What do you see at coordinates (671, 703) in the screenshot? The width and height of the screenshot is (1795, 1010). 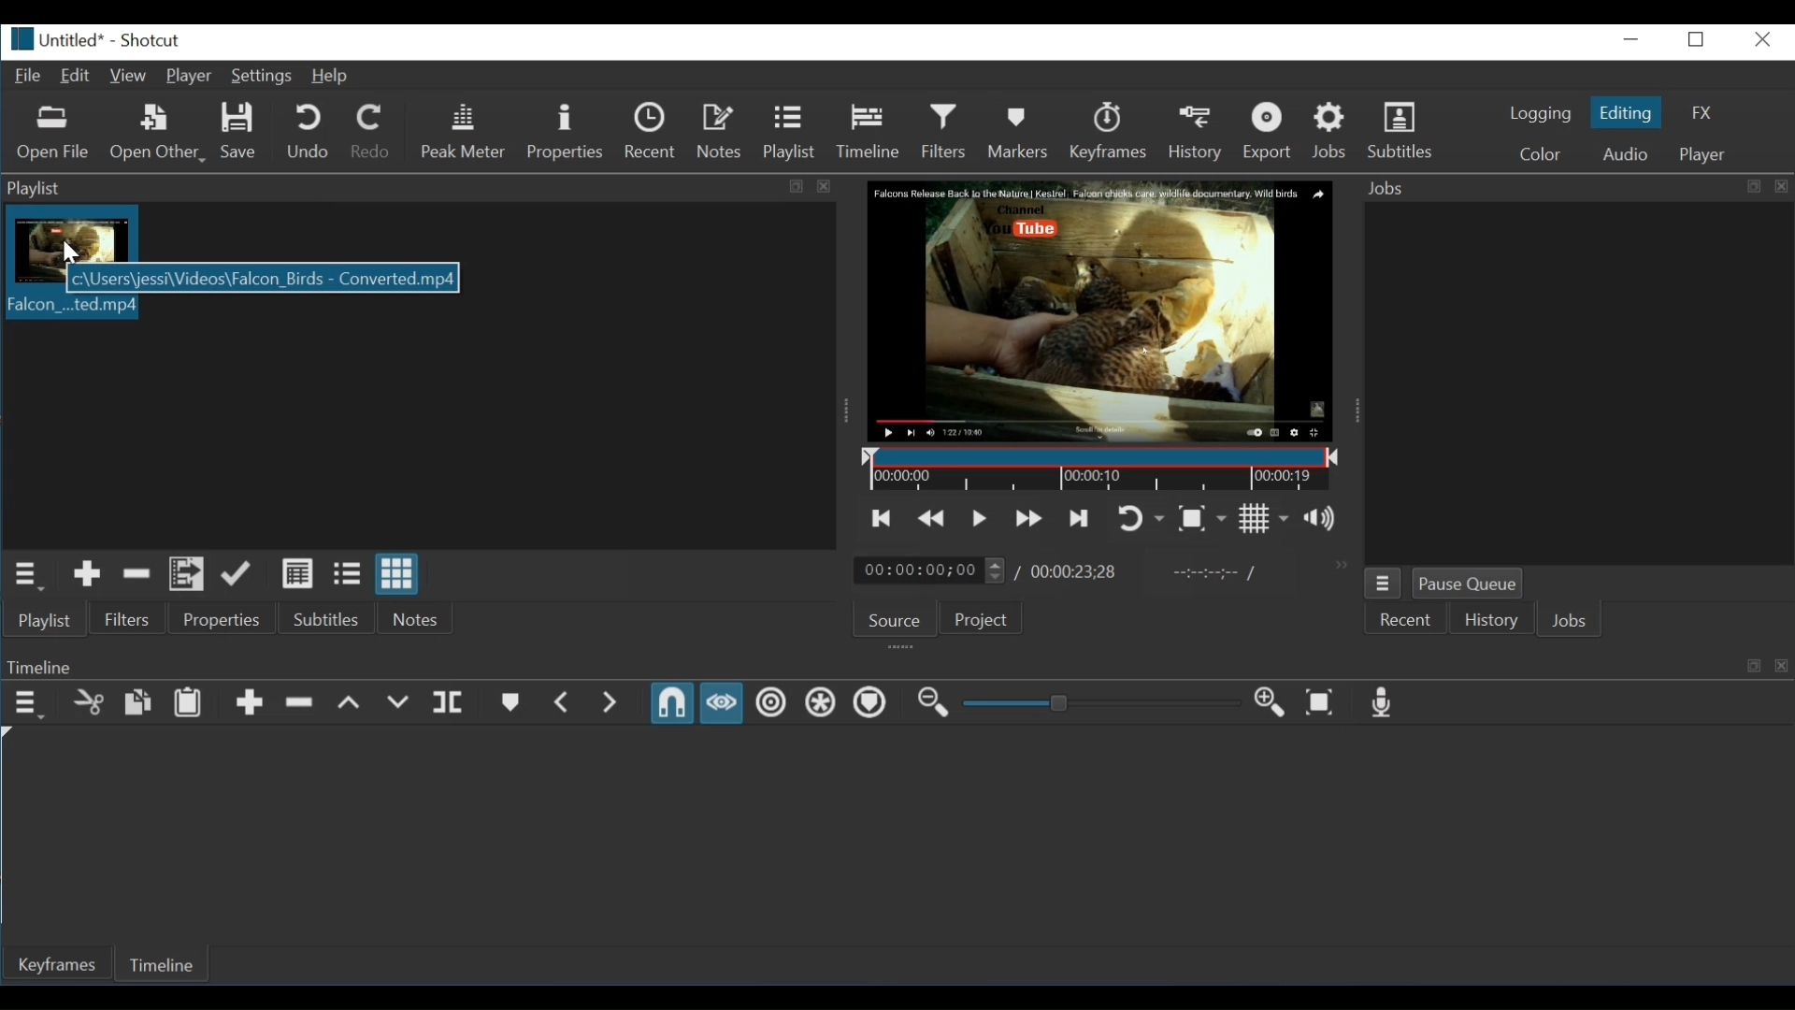 I see `Snap` at bounding box center [671, 703].